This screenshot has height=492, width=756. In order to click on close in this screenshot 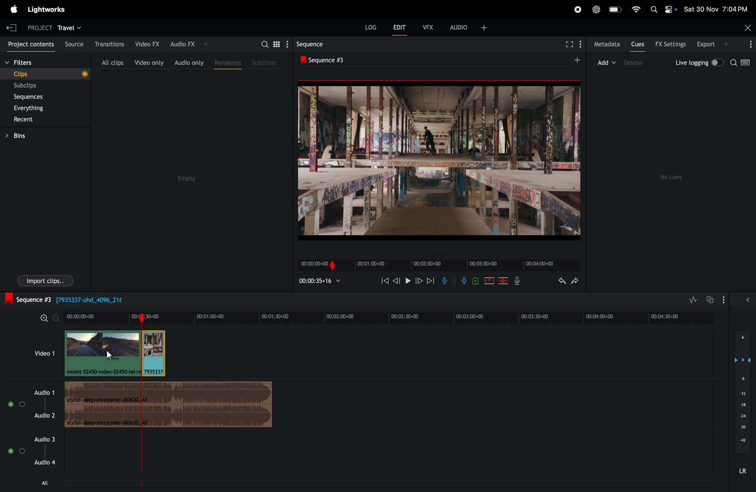, I will do `click(745, 28)`.